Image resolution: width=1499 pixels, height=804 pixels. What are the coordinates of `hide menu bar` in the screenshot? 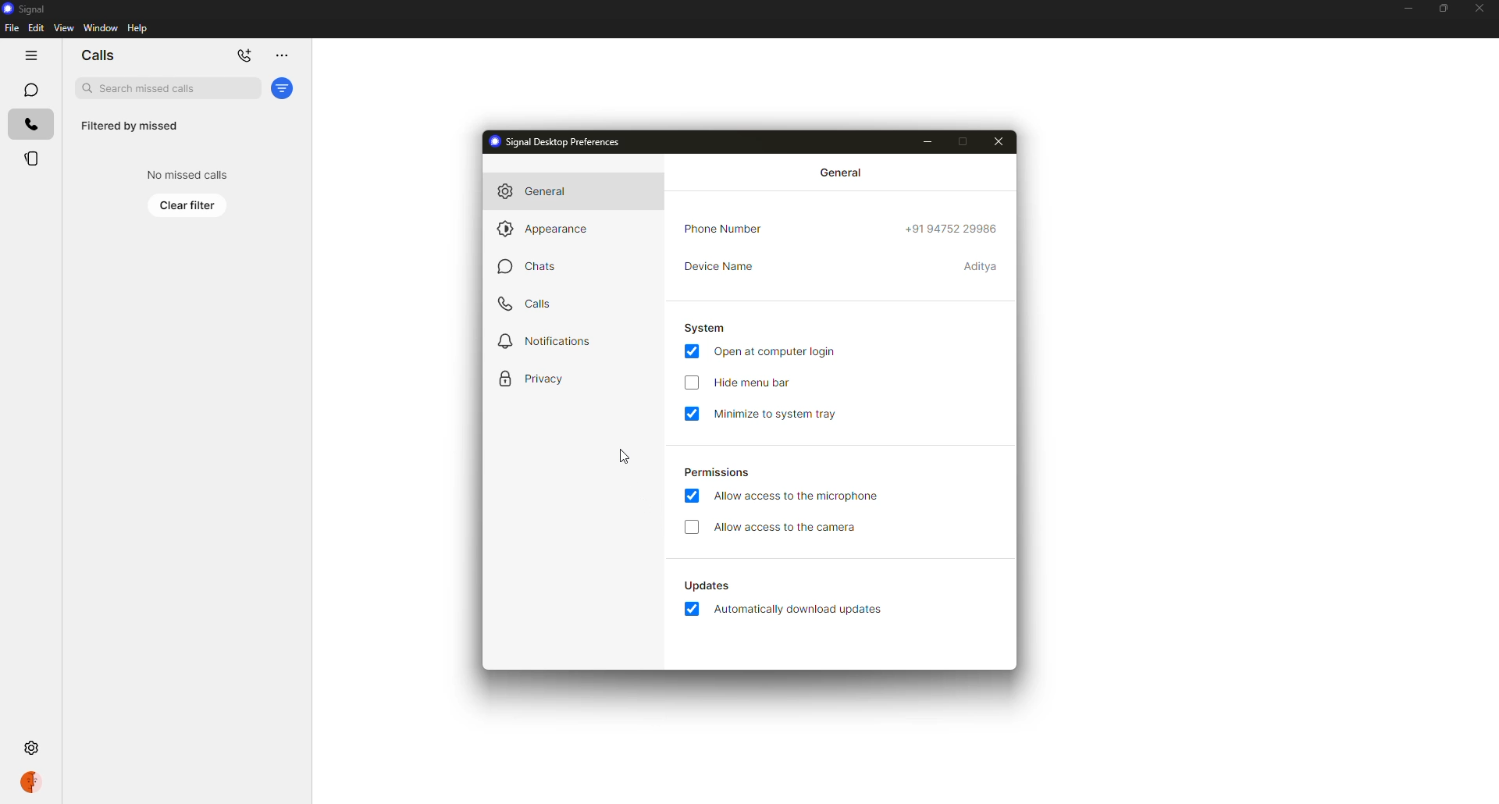 It's located at (757, 382).